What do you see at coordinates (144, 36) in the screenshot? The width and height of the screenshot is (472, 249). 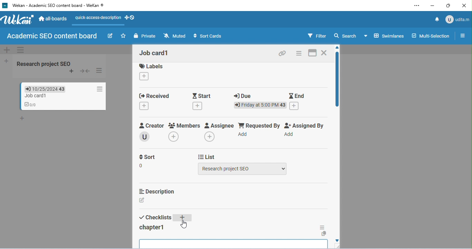 I see `private` at bounding box center [144, 36].